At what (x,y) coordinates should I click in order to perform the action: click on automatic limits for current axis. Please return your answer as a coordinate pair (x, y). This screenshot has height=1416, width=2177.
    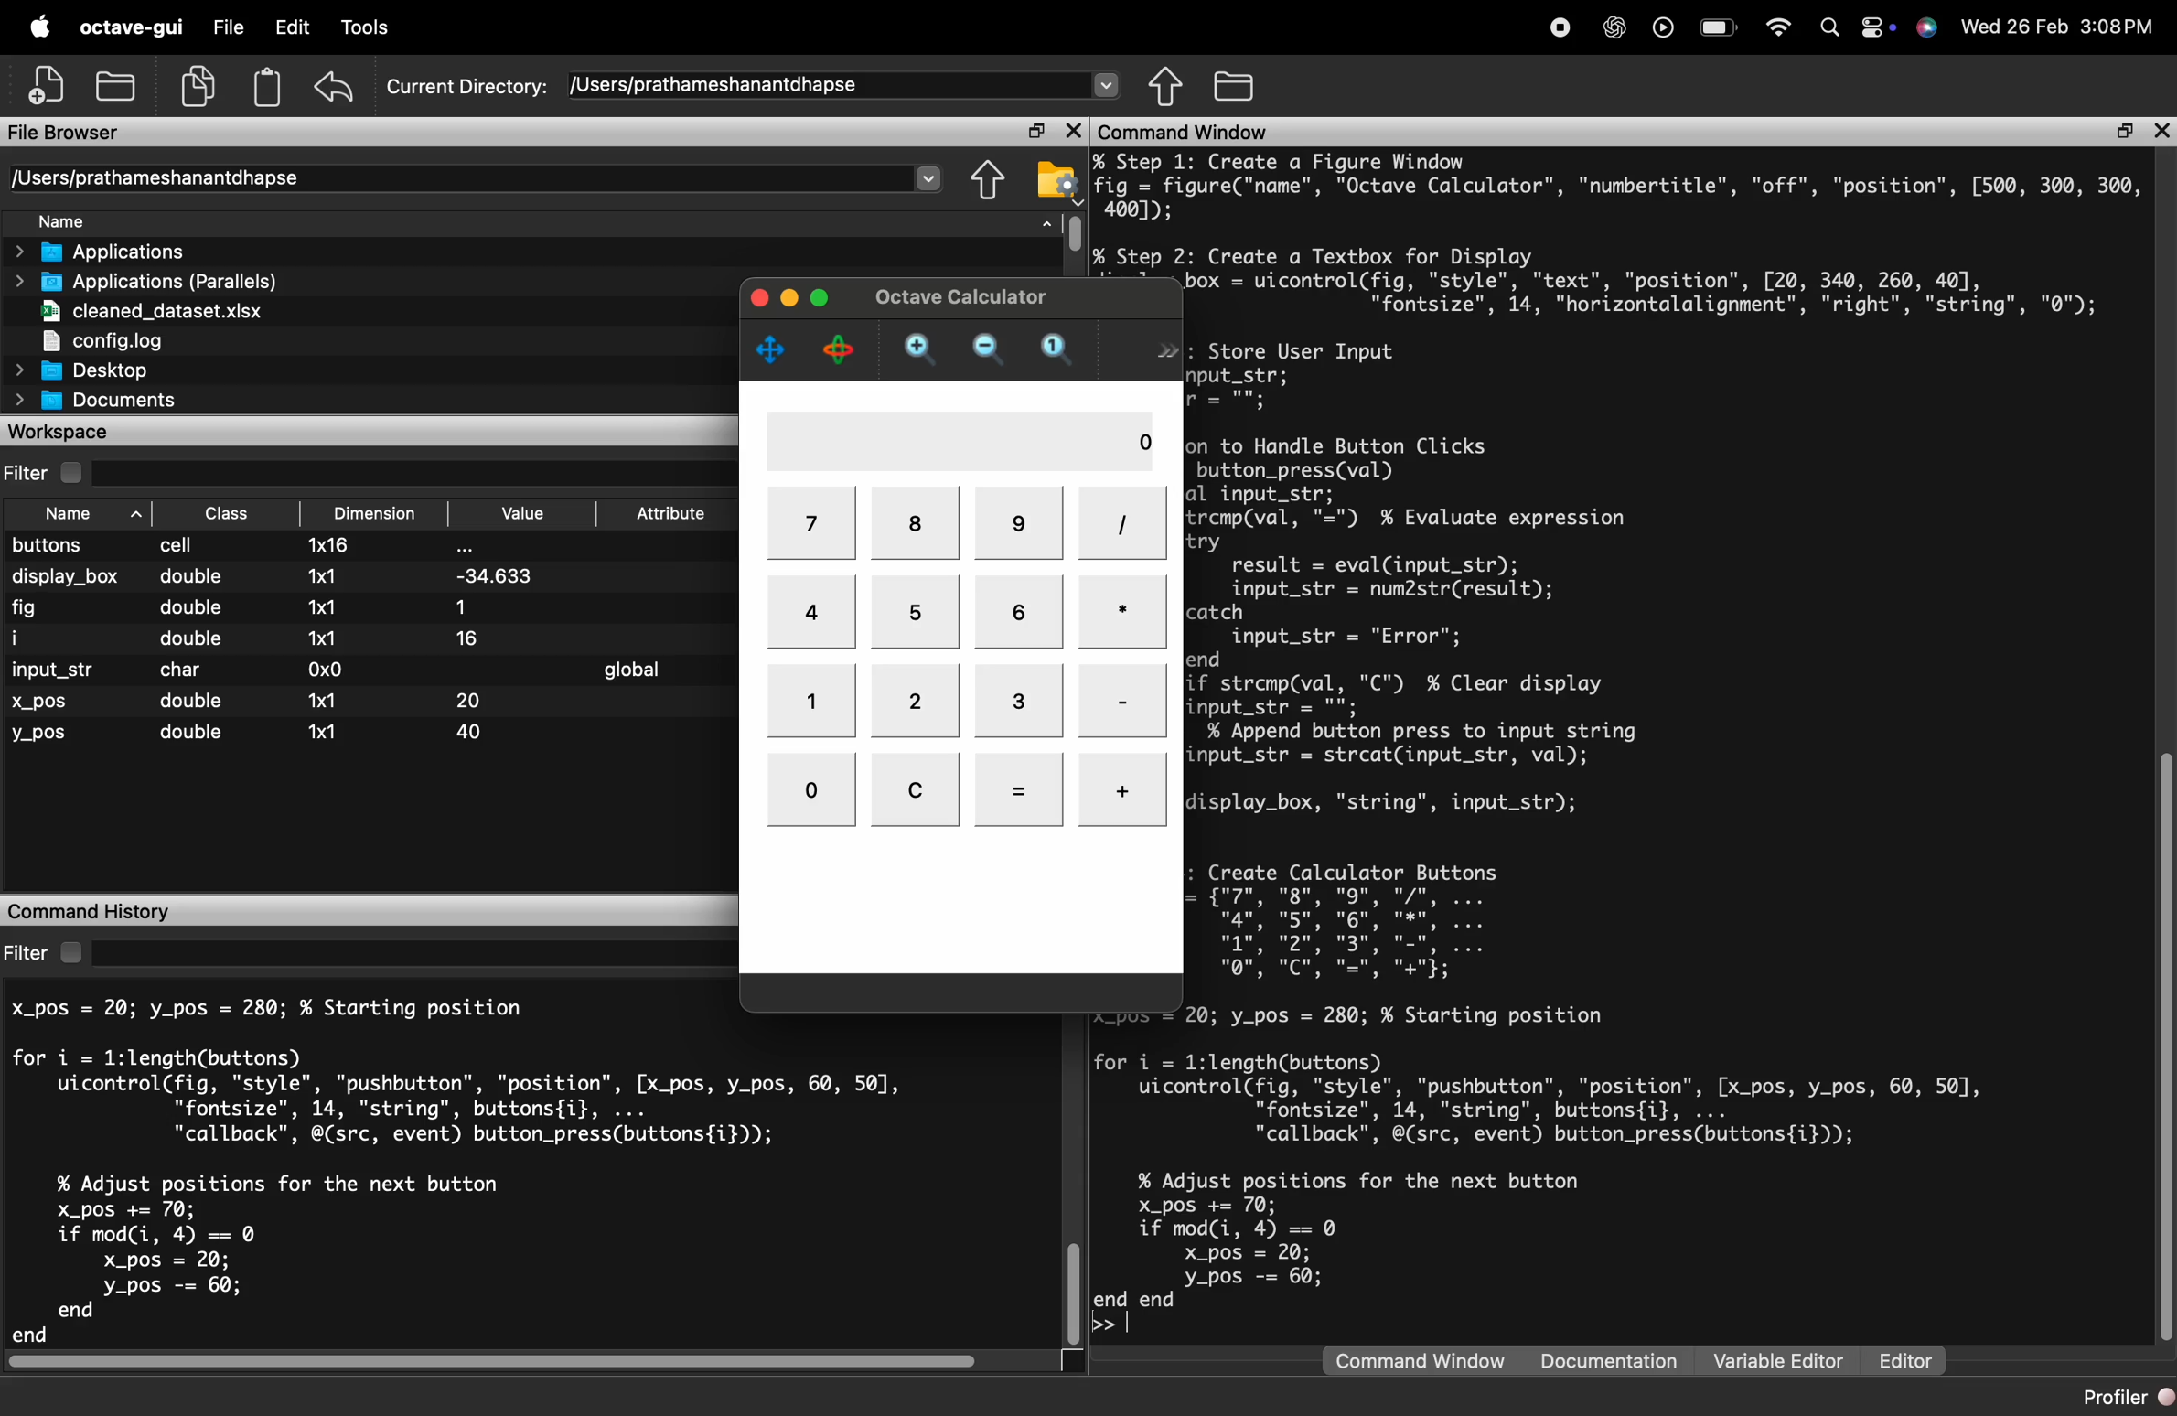
    Looking at the image, I should click on (1057, 349).